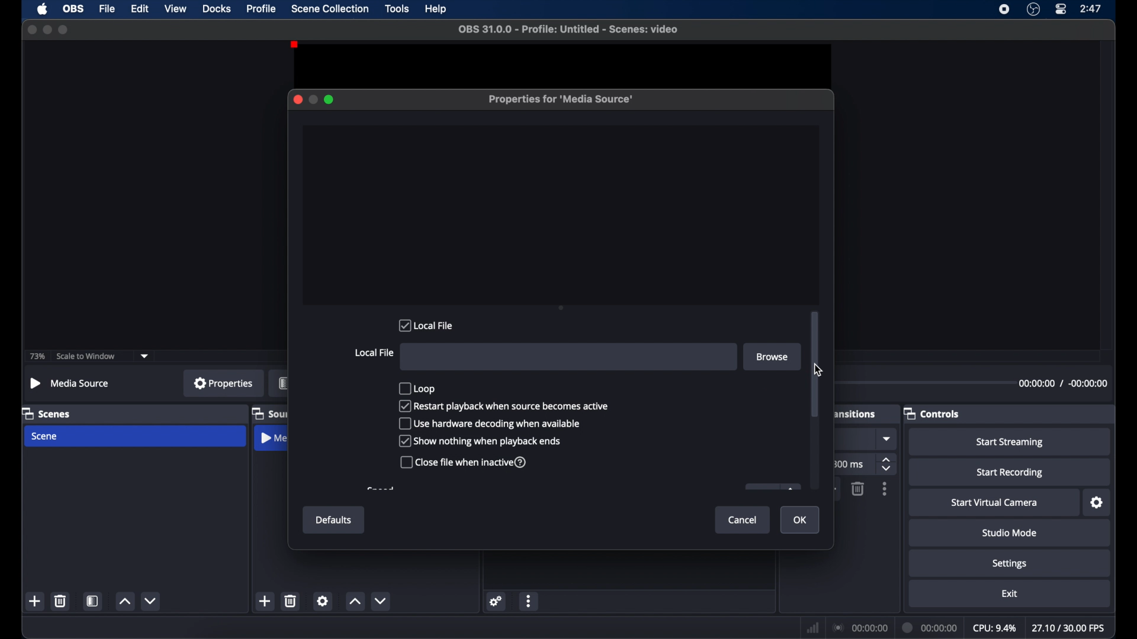 The height and width of the screenshot is (639, 1137). I want to click on checkbox, so click(480, 441).